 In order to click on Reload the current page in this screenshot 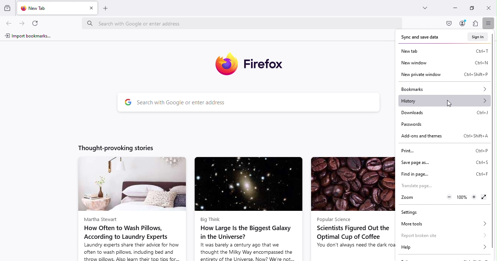, I will do `click(37, 24)`.